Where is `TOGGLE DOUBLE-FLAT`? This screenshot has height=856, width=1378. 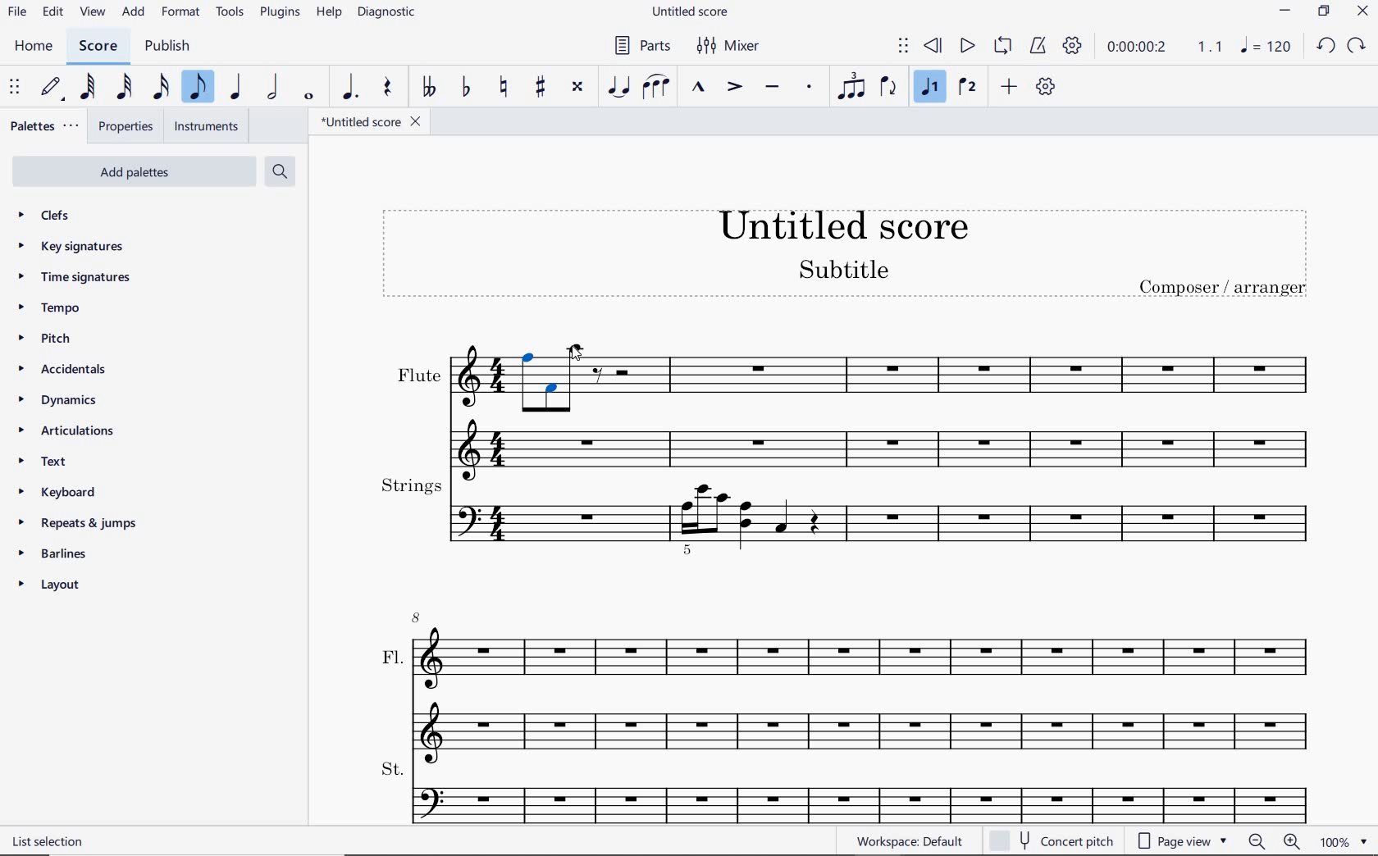
TOGGLE DOUBLE-FLAT is located at coordinates (429, 88).